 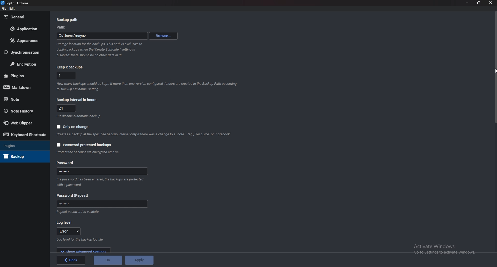 What do you see at coordinates (479, 3) in the screenshot?
I see `Resize` at bounding box center [479, 3].